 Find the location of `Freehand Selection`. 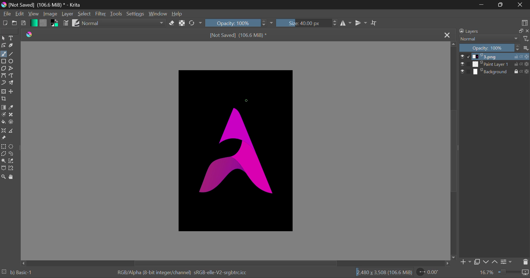

Freehand Selection is located at coordinates (11, 154).